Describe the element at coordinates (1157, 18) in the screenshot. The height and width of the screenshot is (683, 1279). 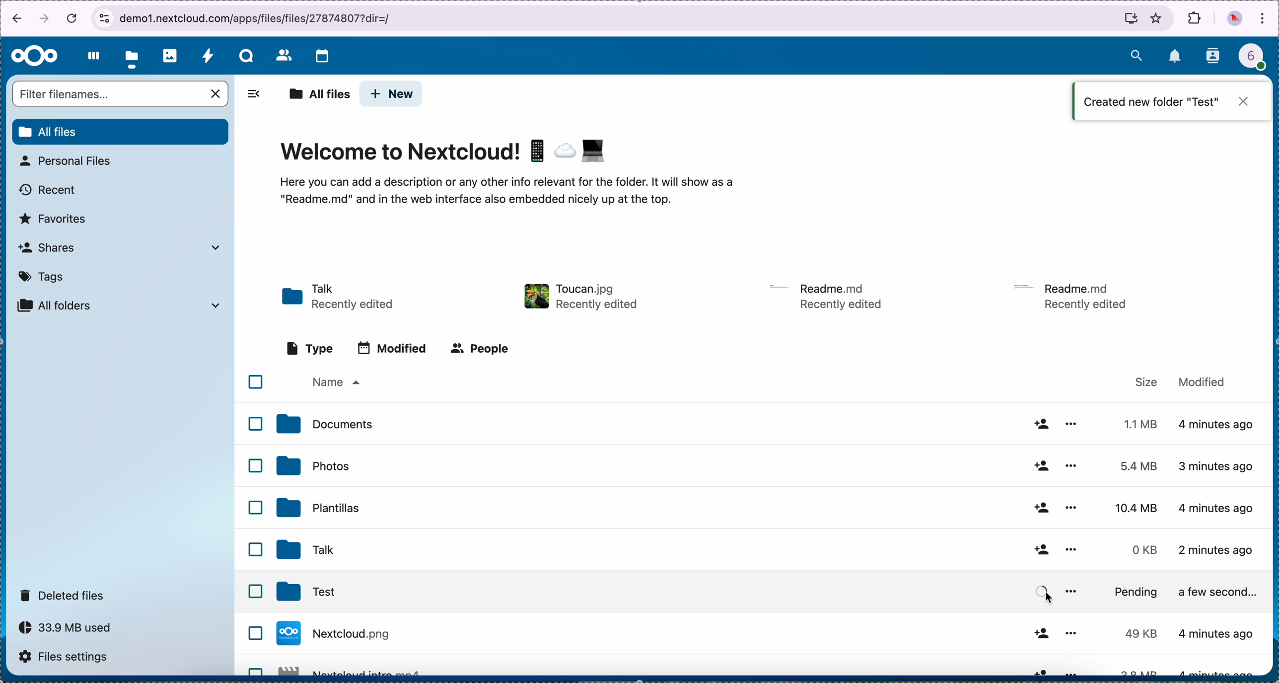
I see `favorites` at that location.